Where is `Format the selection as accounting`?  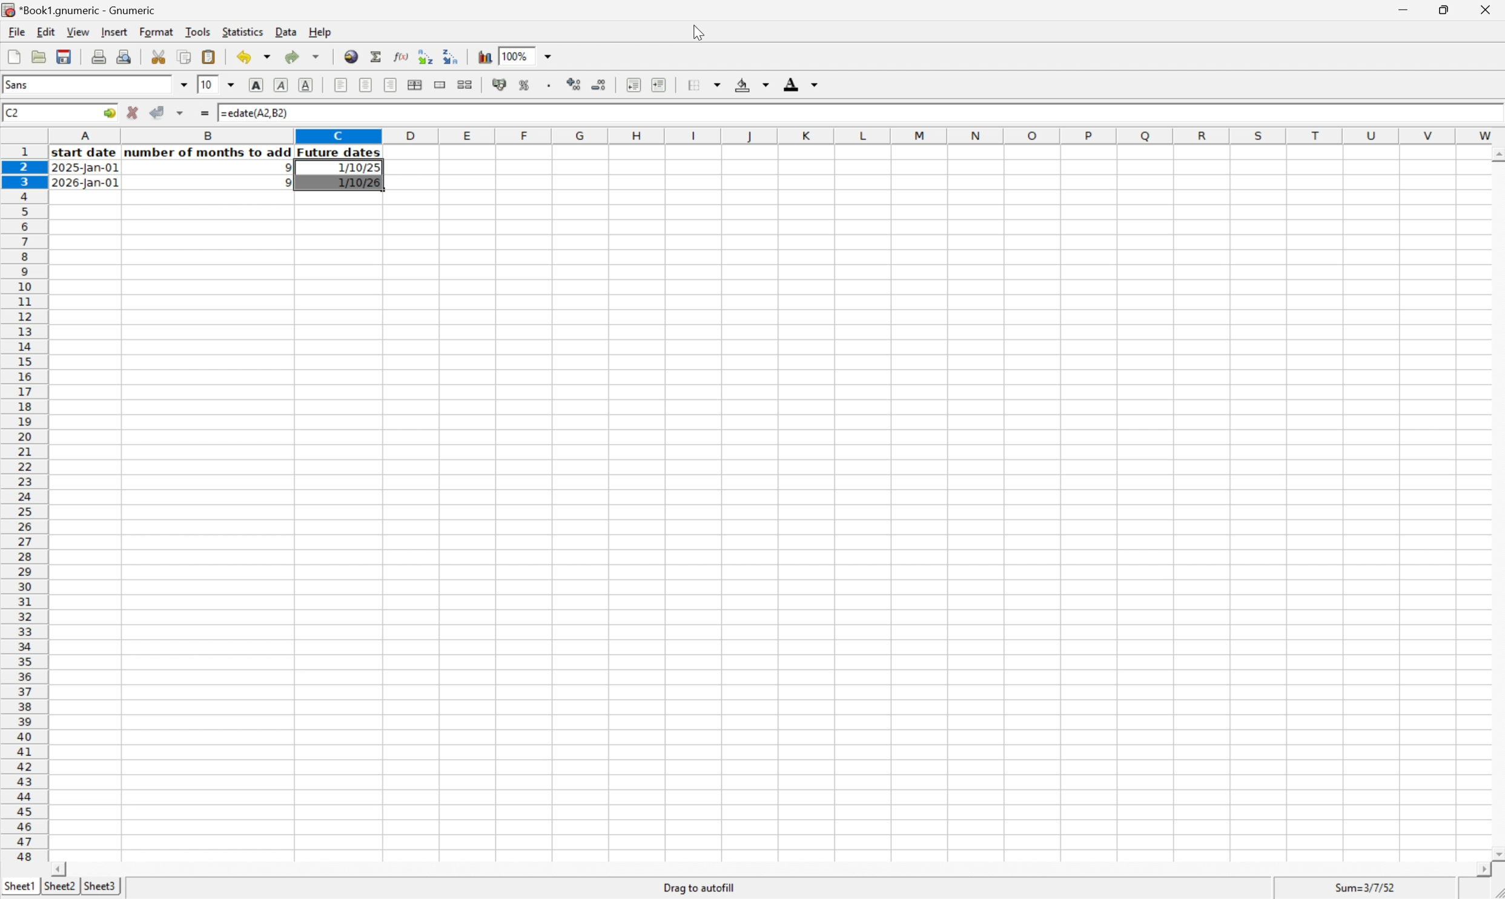 Format the selection as accounting is located at coordinates (498, 85).